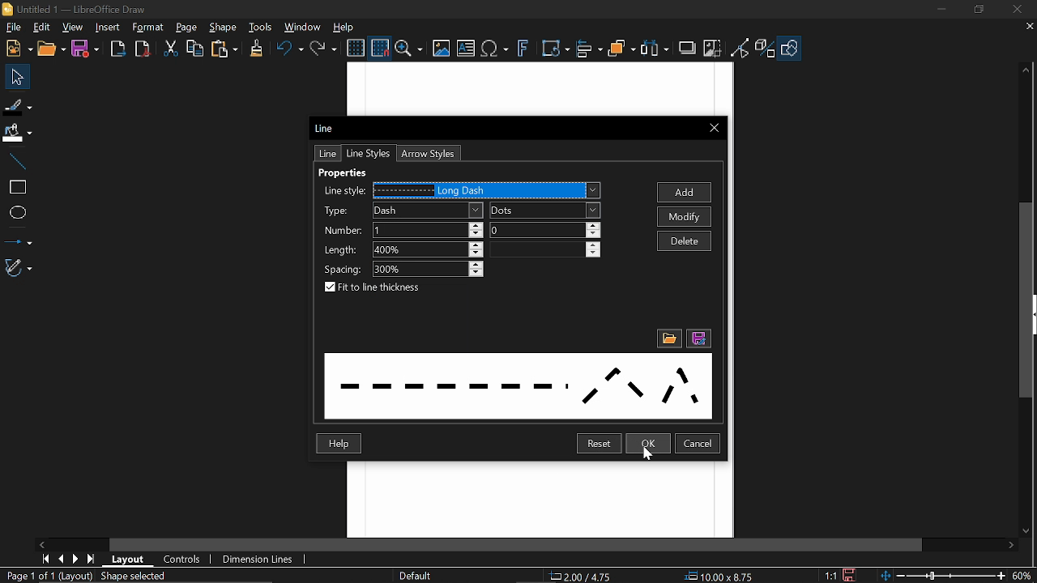 This screenshot has width=1037, height=583. What do you see at coordinates (77, 10) in the screenshot?
I see `Current window` at bounding box center [77, 10].